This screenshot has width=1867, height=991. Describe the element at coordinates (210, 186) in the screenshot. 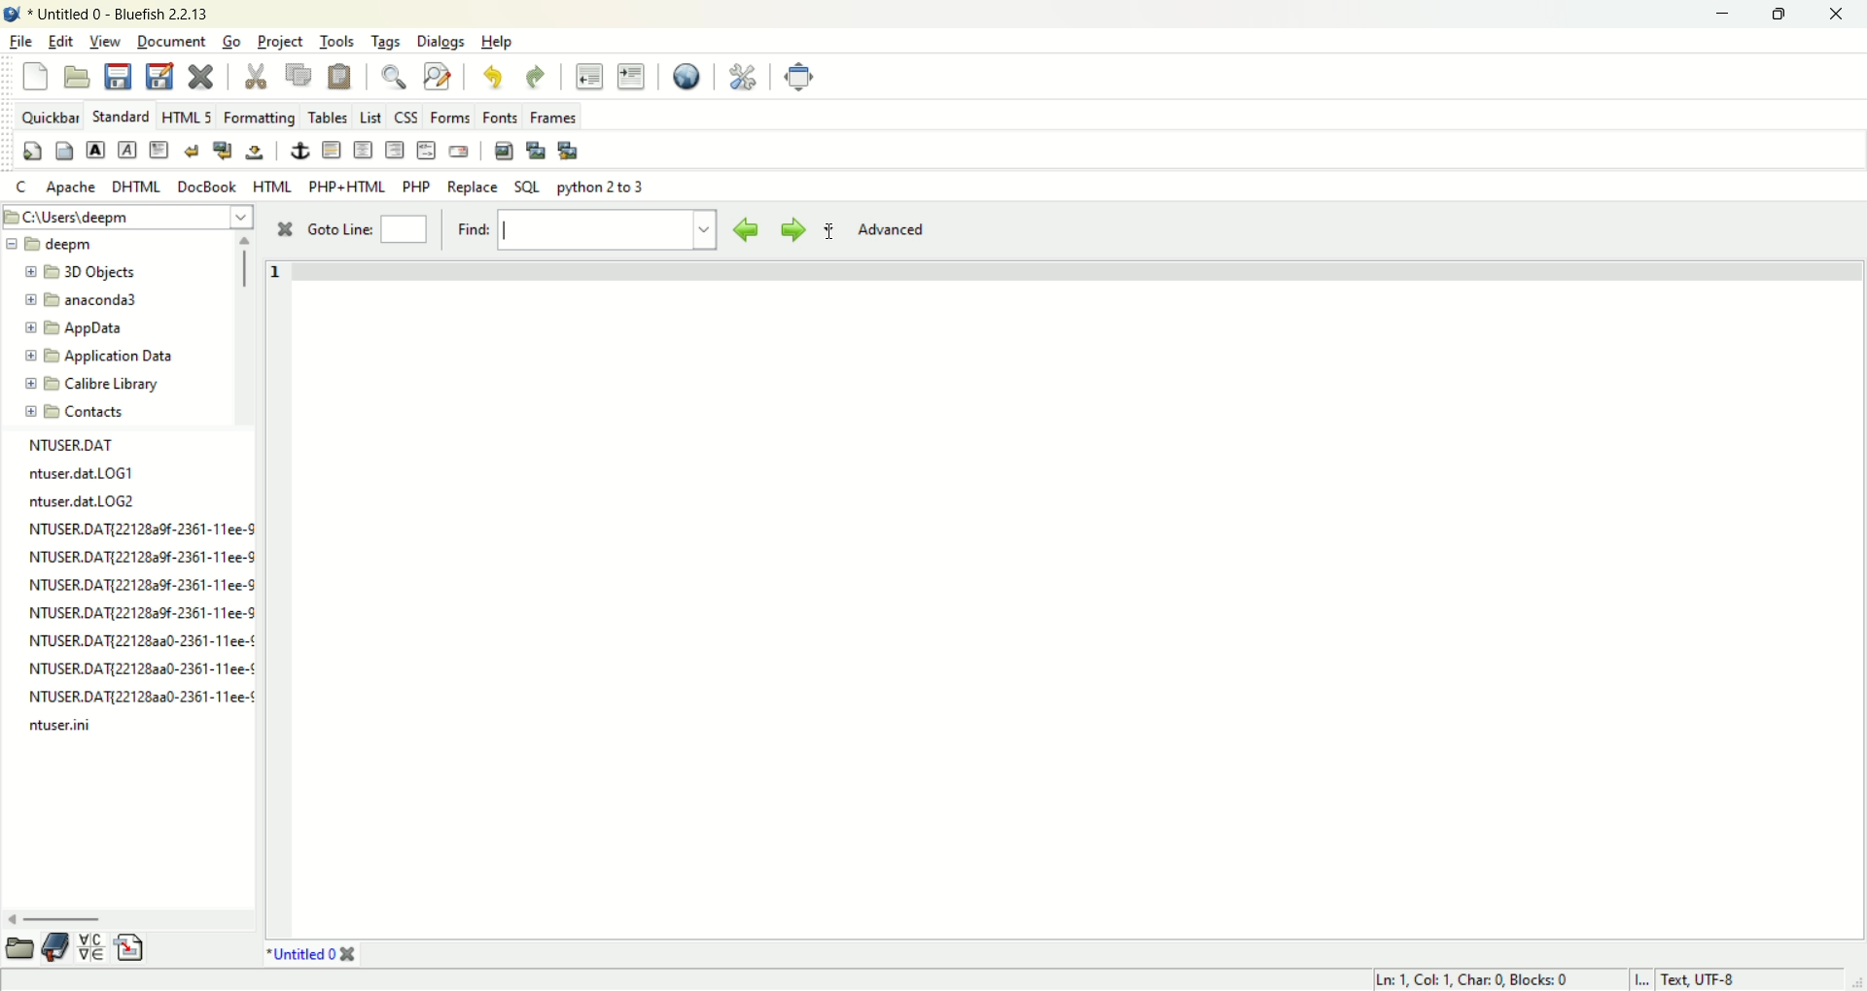

I see `docbook` at that location.